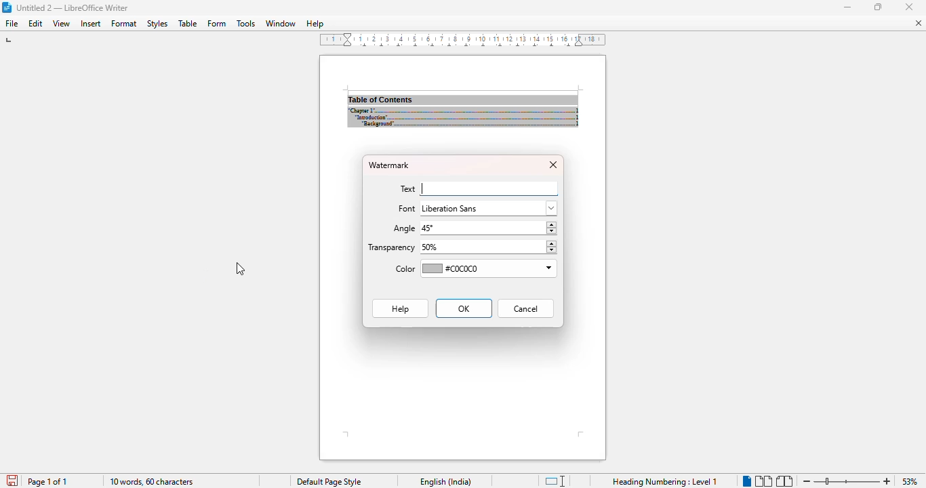 The image size is (926, 488). I want to click on close, so click(553, 165).